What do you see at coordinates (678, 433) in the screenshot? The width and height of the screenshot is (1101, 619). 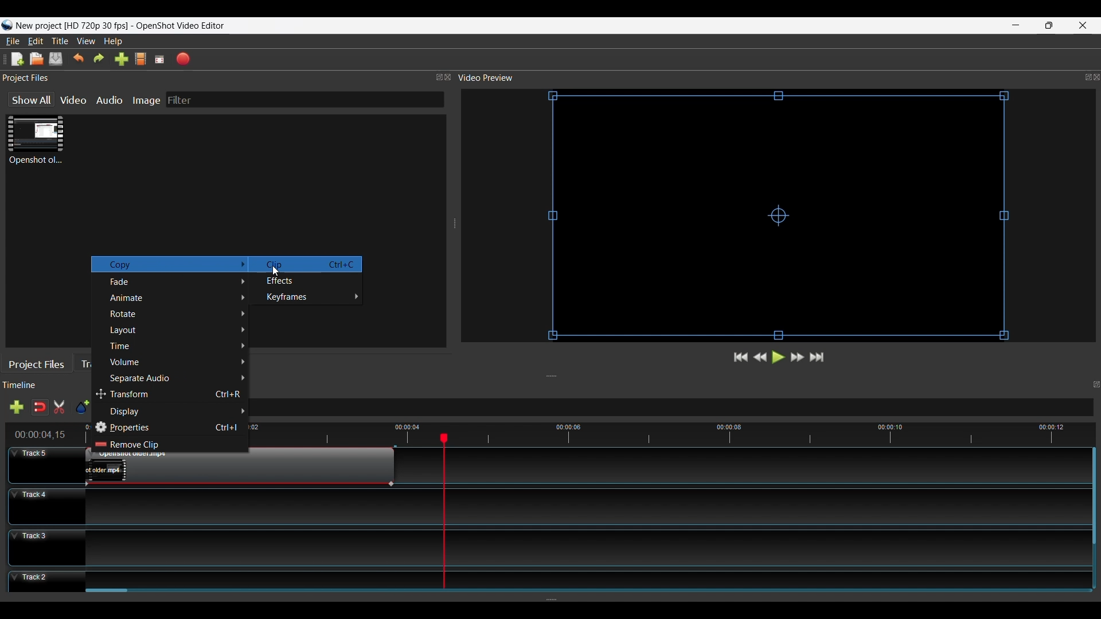 I see `Timeline` at bounding box center [678, 433].